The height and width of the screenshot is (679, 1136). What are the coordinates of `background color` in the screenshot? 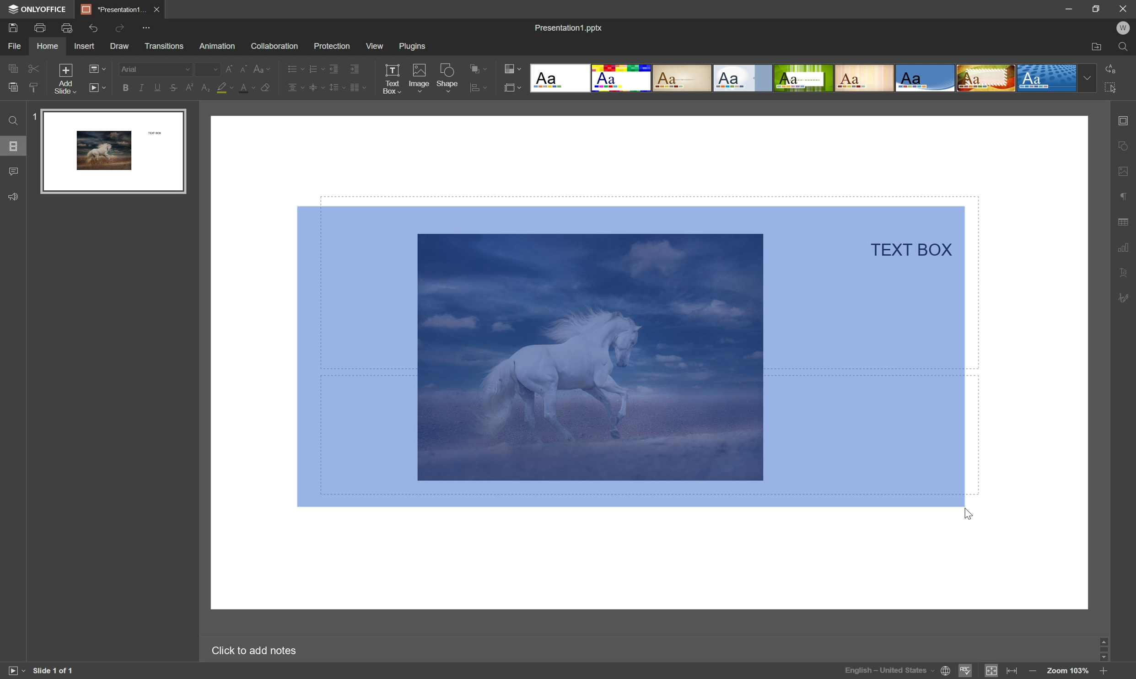 It's located at (225, 87).